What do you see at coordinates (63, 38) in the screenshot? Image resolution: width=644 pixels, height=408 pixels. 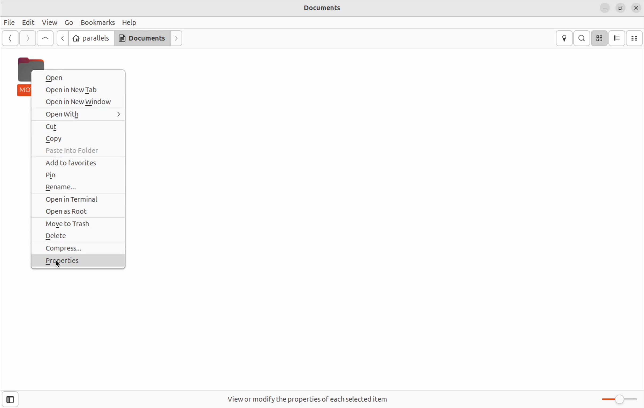 I see `back` at bounding box center [63, 38].